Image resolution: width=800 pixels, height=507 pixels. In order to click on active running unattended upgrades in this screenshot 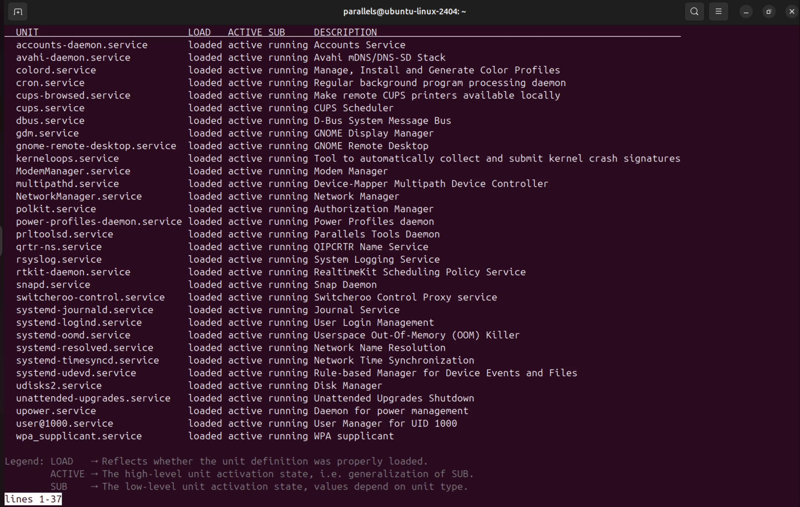, I will do `click(365, 398)`.